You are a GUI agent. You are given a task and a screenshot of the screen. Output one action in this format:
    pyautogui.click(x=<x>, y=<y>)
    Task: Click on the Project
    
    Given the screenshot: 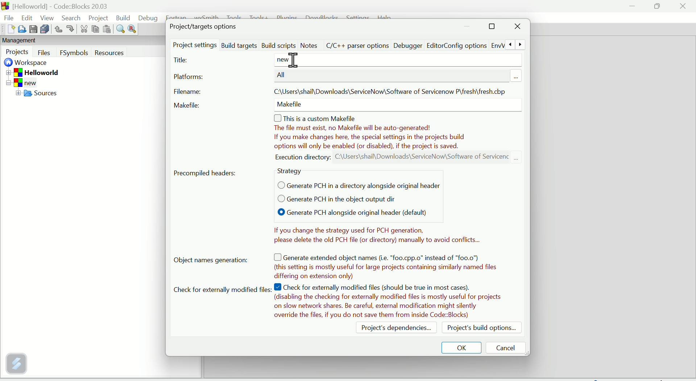 What is the action you would take?
    pyautogui.click(x=98, y=18)
    